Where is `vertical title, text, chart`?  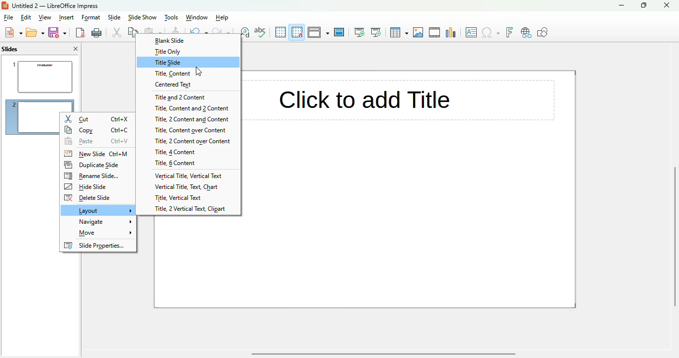 vertical title, text, chart is located at coordinates (187, 186).